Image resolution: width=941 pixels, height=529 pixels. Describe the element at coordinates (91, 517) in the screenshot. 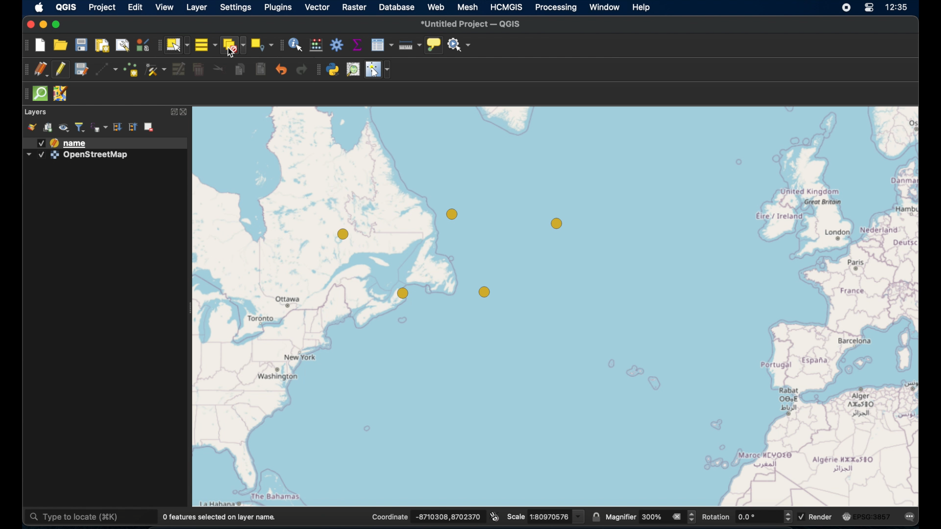

I see `type to locate` at that location.